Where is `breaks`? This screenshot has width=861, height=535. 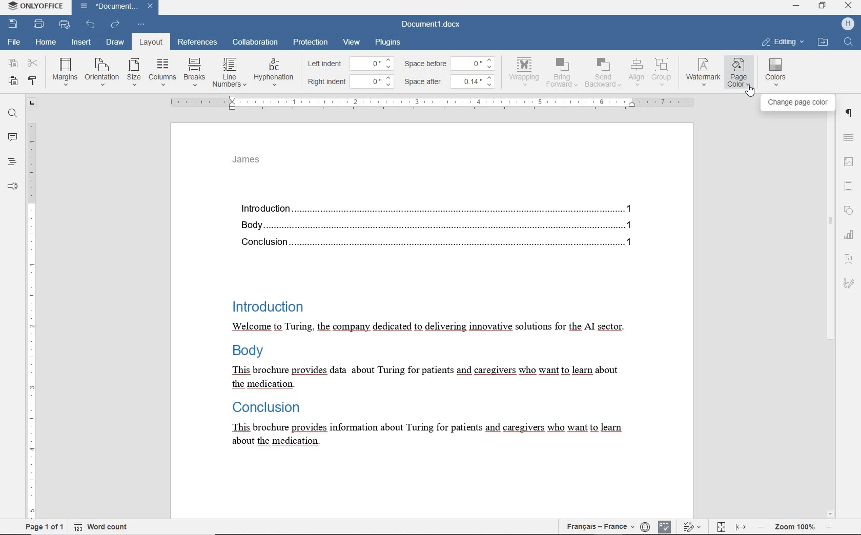 breaks is located at coordinates (194, 73).